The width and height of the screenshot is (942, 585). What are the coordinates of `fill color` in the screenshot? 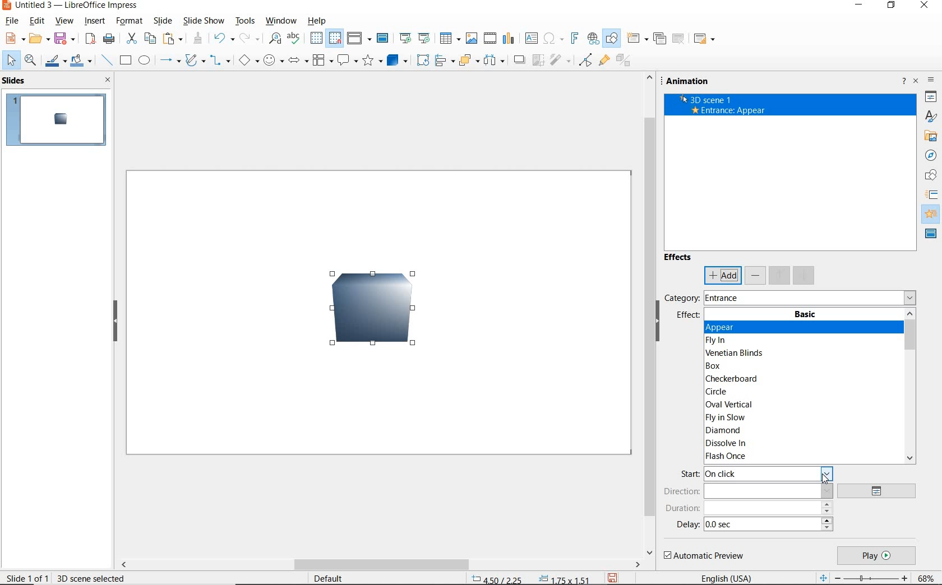 It's located at (81, 61).